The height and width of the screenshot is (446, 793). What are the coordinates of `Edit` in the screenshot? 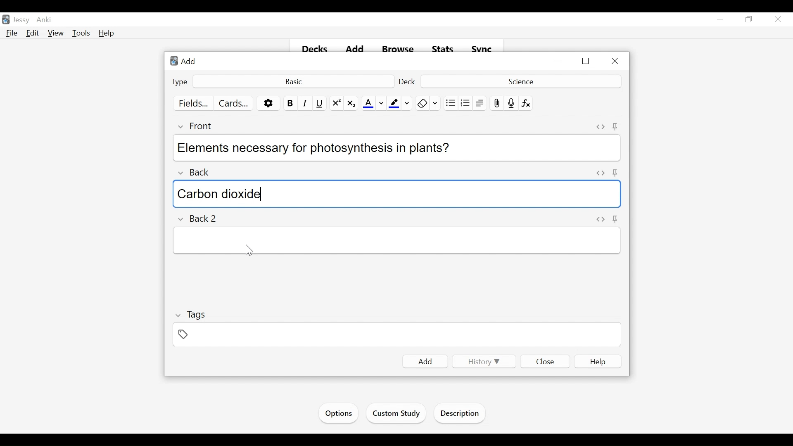 It's located at (33, 33).